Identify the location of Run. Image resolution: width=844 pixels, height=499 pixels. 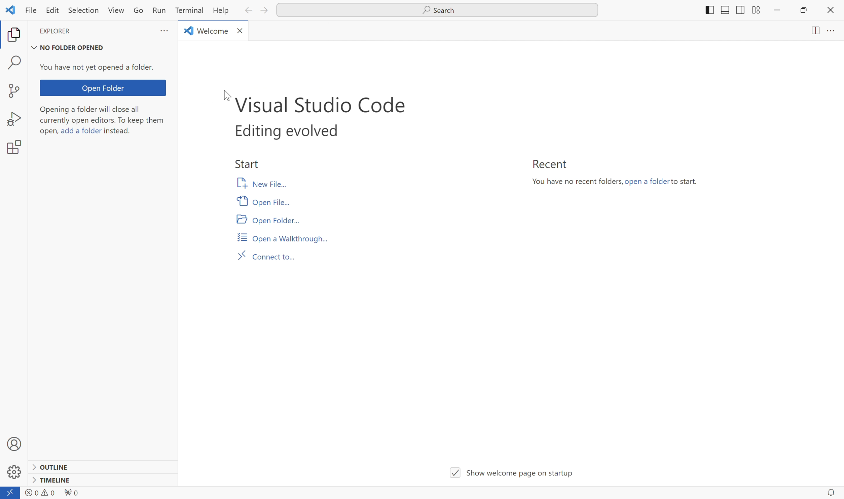
(158, 11).